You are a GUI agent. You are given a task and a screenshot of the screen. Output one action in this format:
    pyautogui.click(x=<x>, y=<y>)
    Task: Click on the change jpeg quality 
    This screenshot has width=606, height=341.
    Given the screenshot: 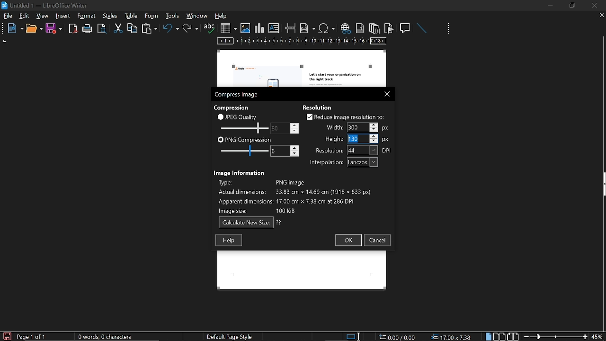 What is the action you would take?
    pyautogui.click(x=285, y=128)
    